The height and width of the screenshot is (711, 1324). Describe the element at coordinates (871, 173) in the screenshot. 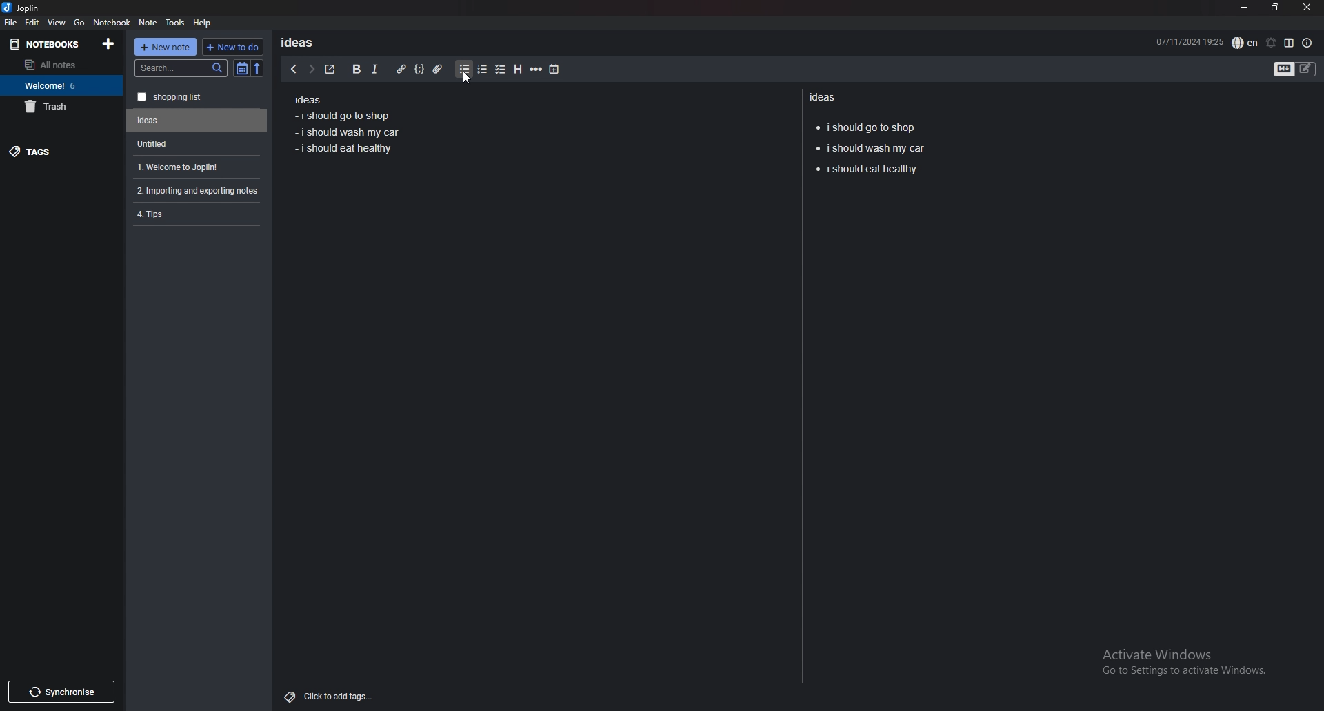

I see `i should eat healthy` at that location.